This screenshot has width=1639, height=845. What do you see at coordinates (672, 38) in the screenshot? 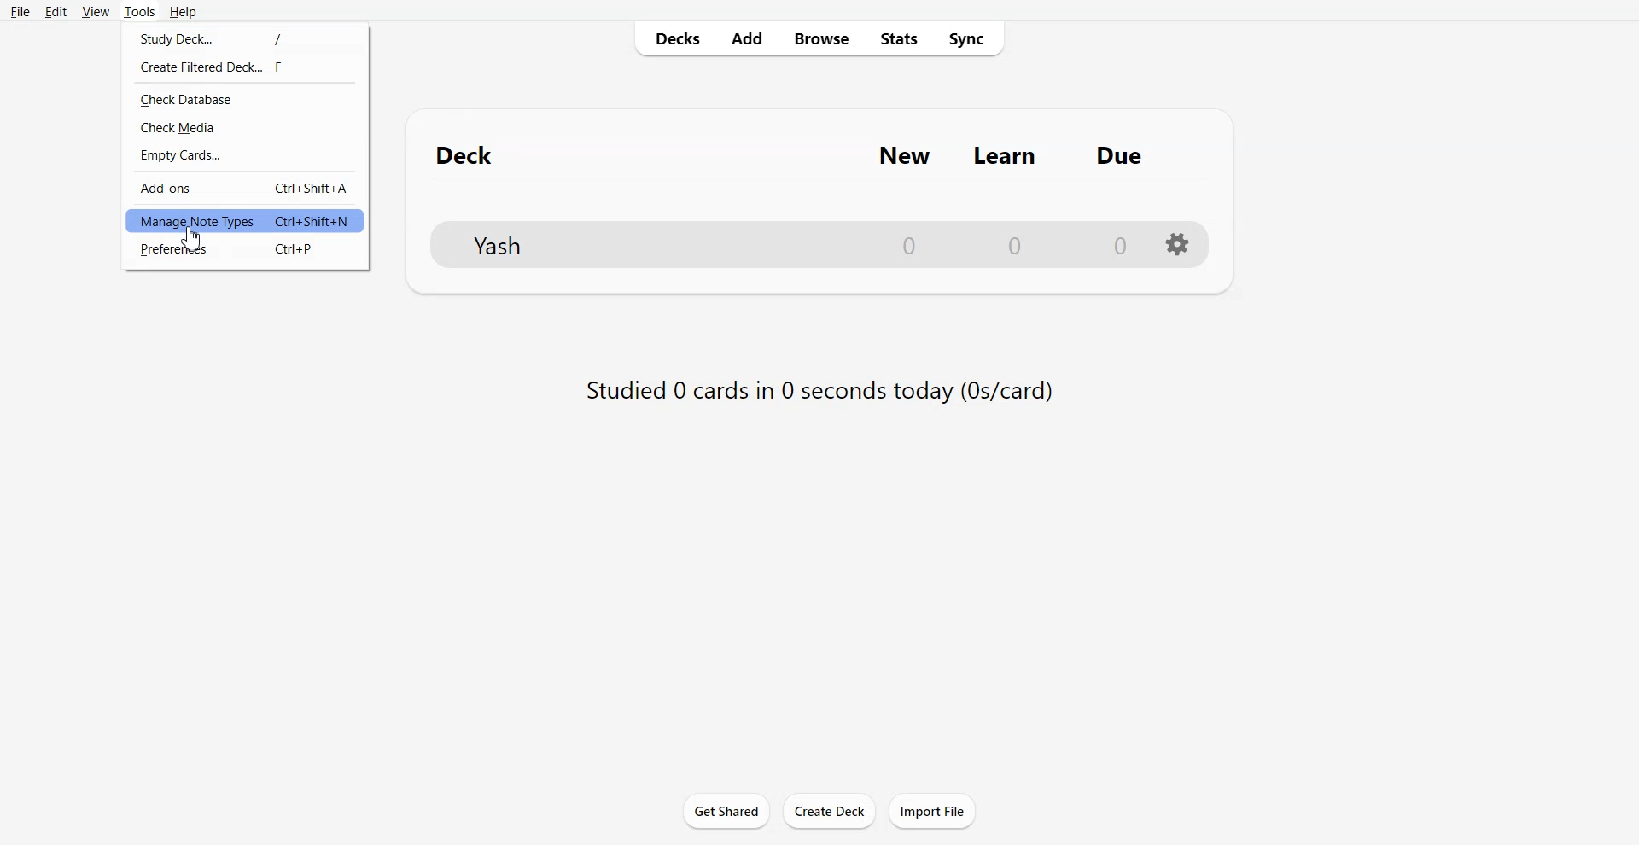
I see `Decks` at bounding box center [672, 38].